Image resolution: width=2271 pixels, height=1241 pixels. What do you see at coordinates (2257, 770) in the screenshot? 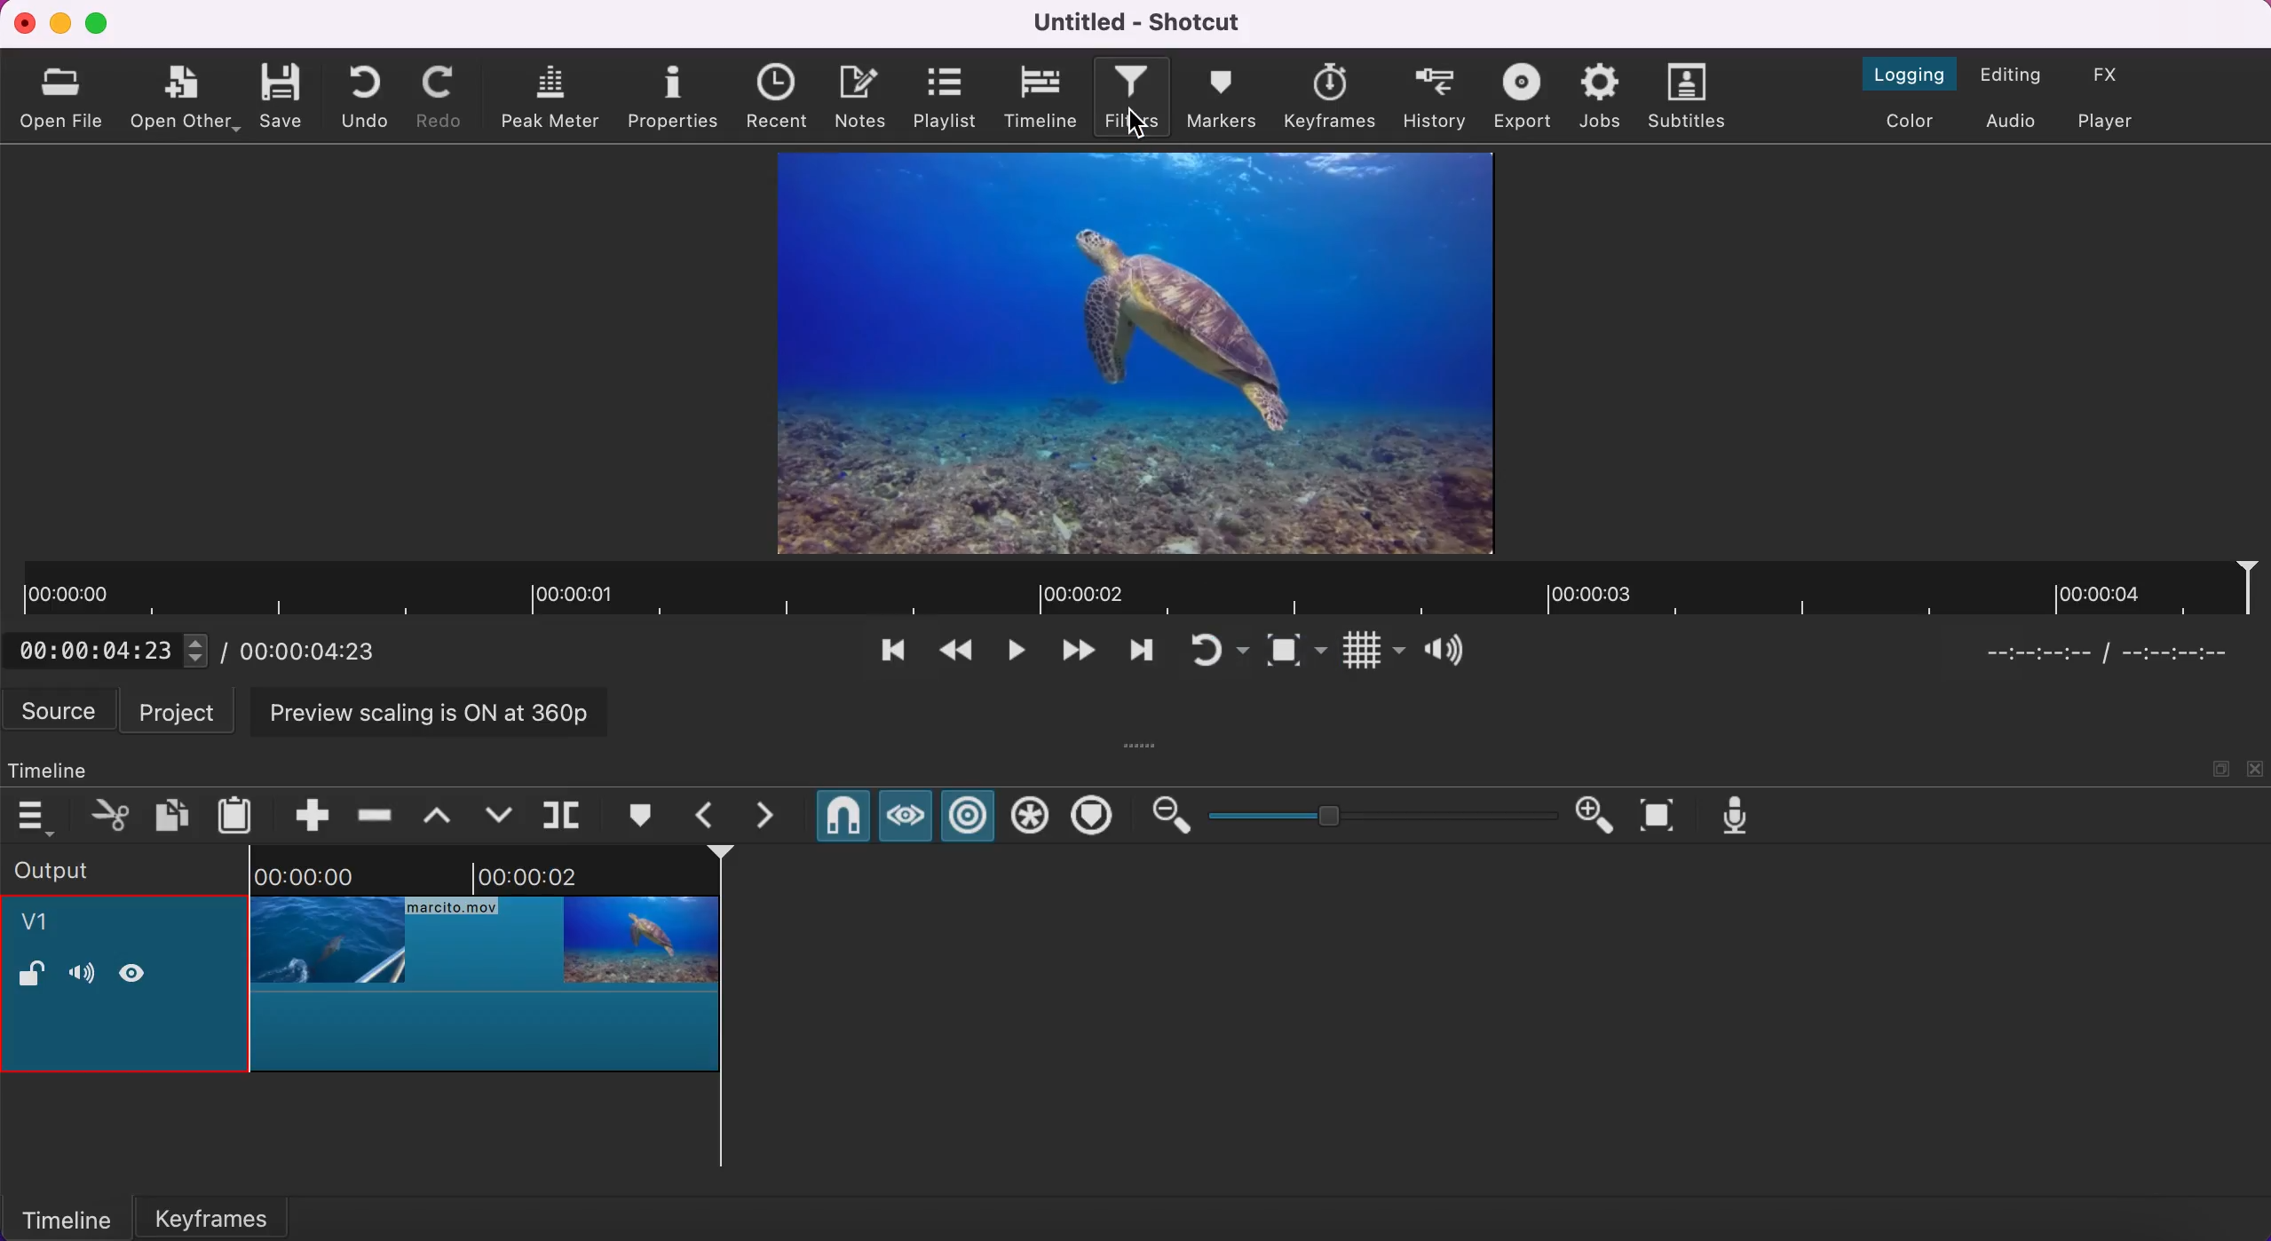
I see `close` at bounding box center [2257, 770].